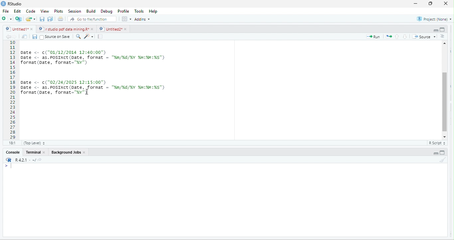  Describe the element at coordinates (60, 20) in the screenshot. I see `print the current file` at that location.